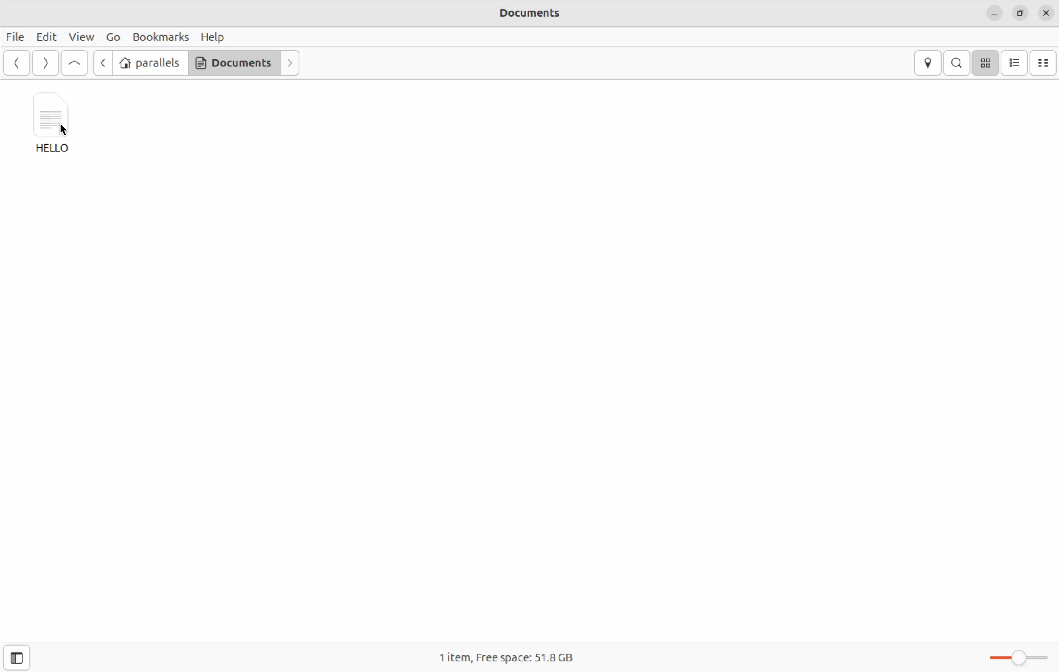  I want to click on Zoom, so click(1015, 657).